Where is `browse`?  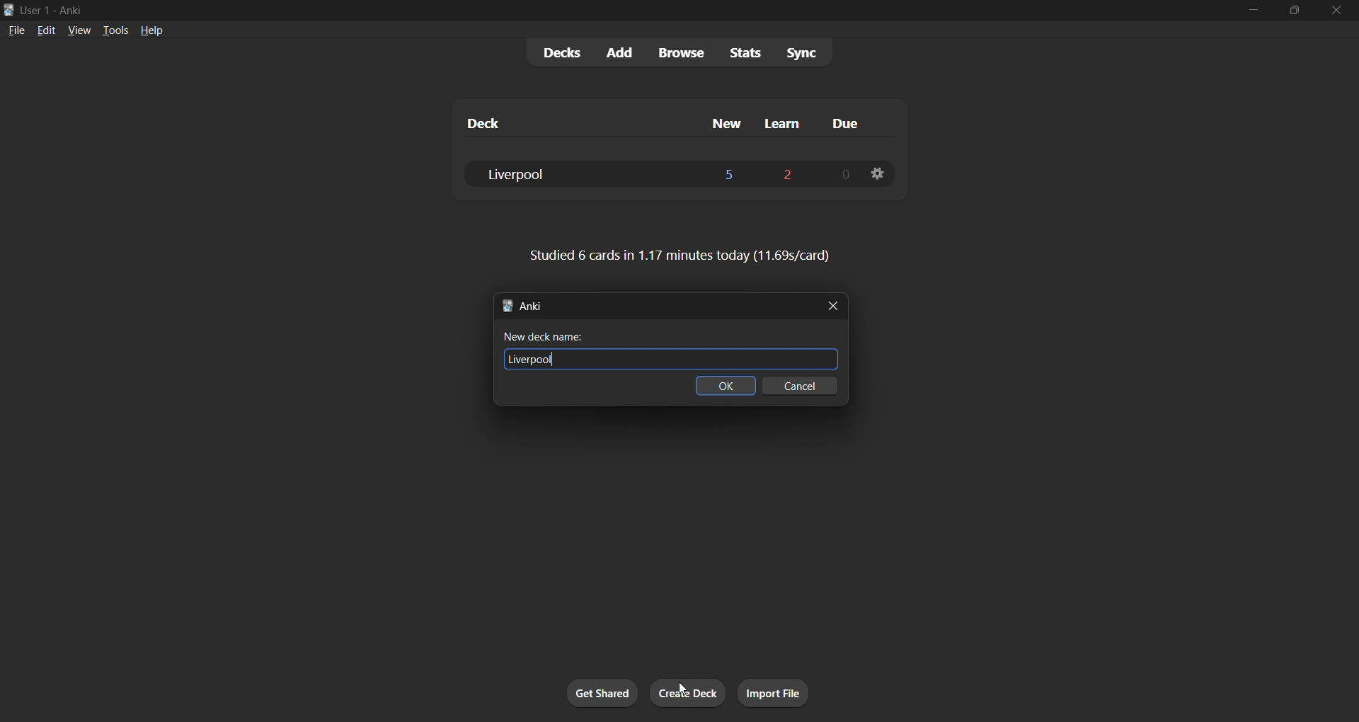
browse is located at coordinates (679, 54).